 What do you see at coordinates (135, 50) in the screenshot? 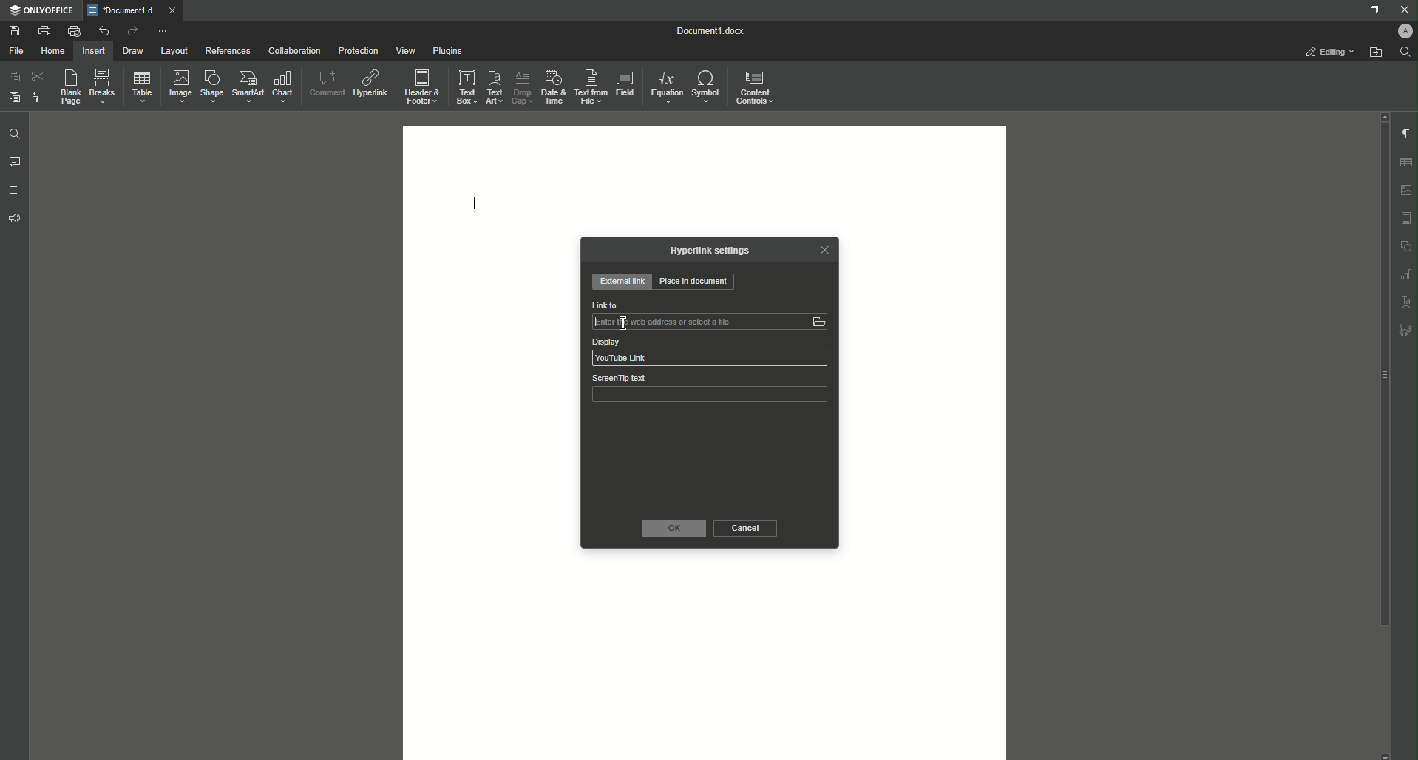
I see `Draw` at bounding box center [135, 50].